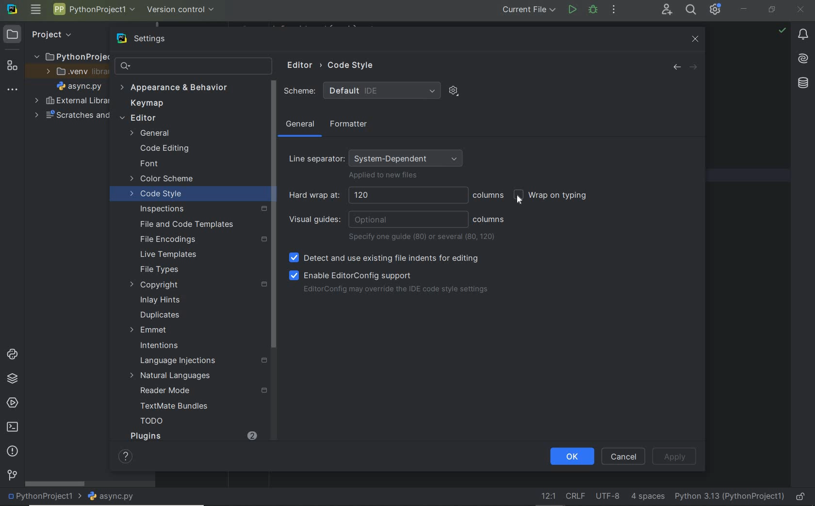  Describe the element at coordinates (12, 67) in the screenshot. I see `structure` at that location.